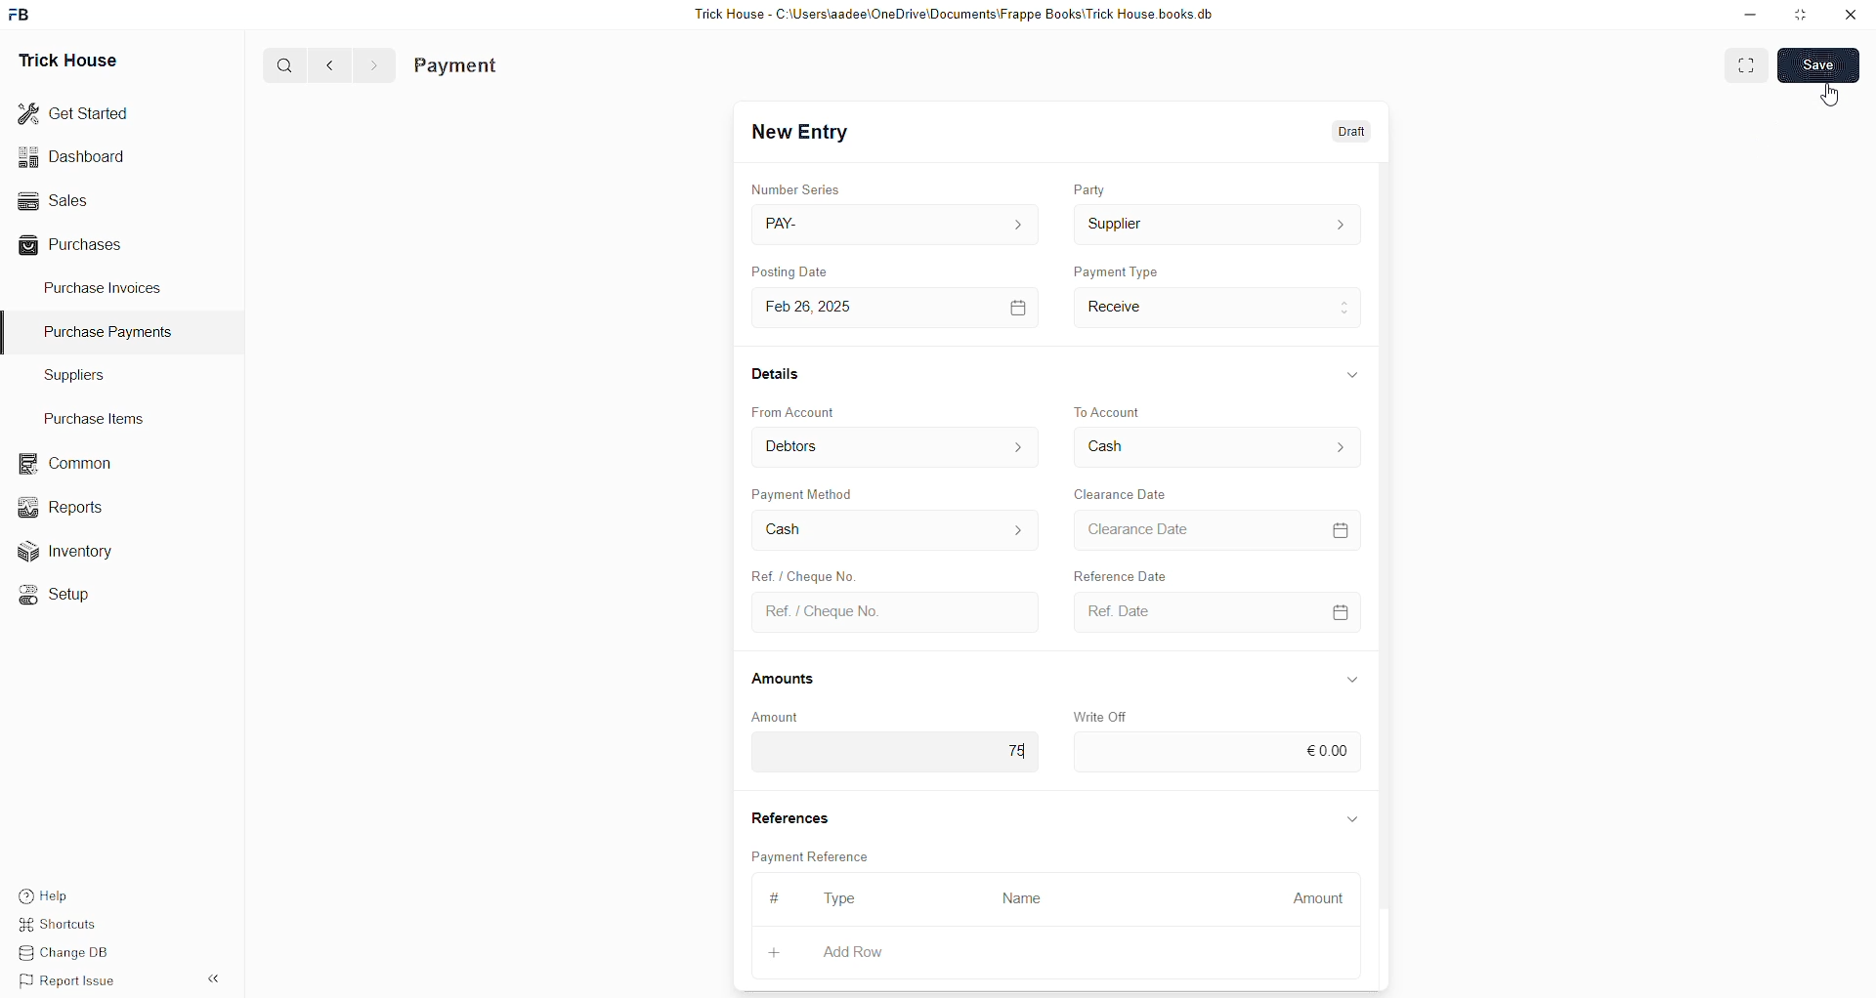 The image size is (1876, 998). Describe the element at coordinates (790, 678) in the screenshot. I see `Amounts` at that location.